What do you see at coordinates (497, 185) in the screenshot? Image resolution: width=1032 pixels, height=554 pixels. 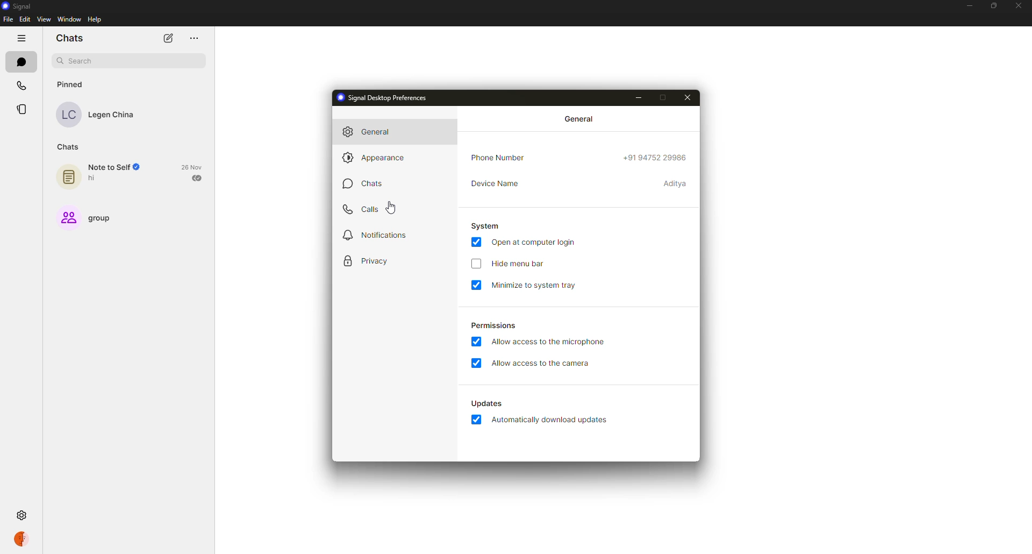 I see `device name` at bounding box center [497, 185].